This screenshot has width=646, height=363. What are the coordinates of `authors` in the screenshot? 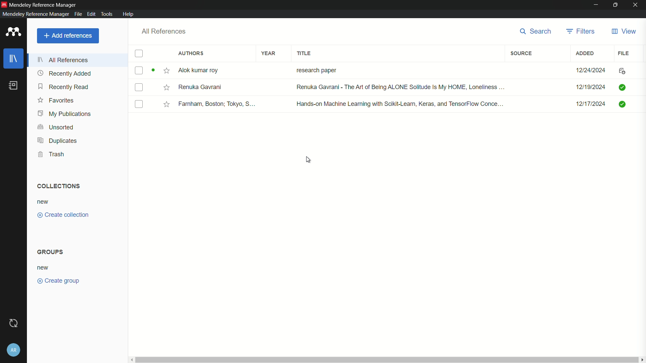 It's located at (191, 53).